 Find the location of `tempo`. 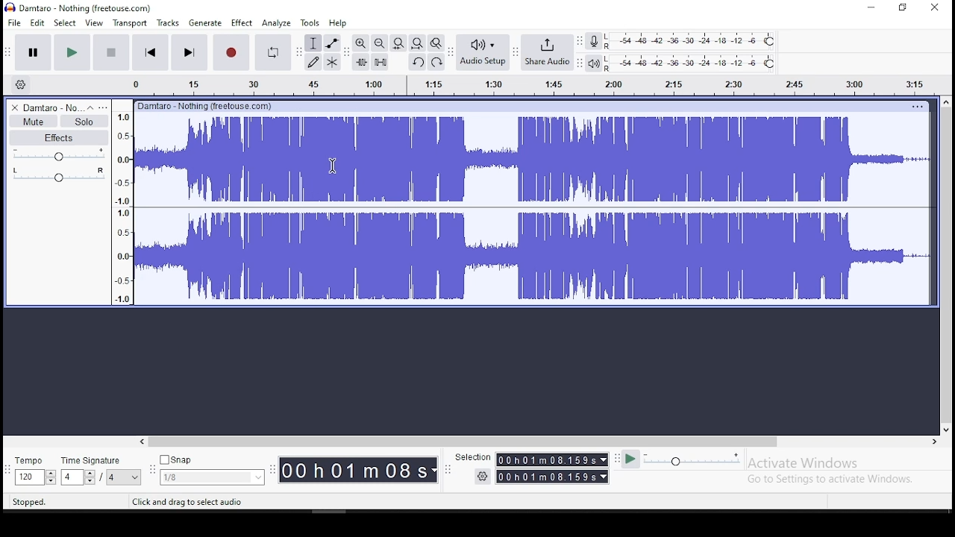

tempo is located at coordinates (36, 461).